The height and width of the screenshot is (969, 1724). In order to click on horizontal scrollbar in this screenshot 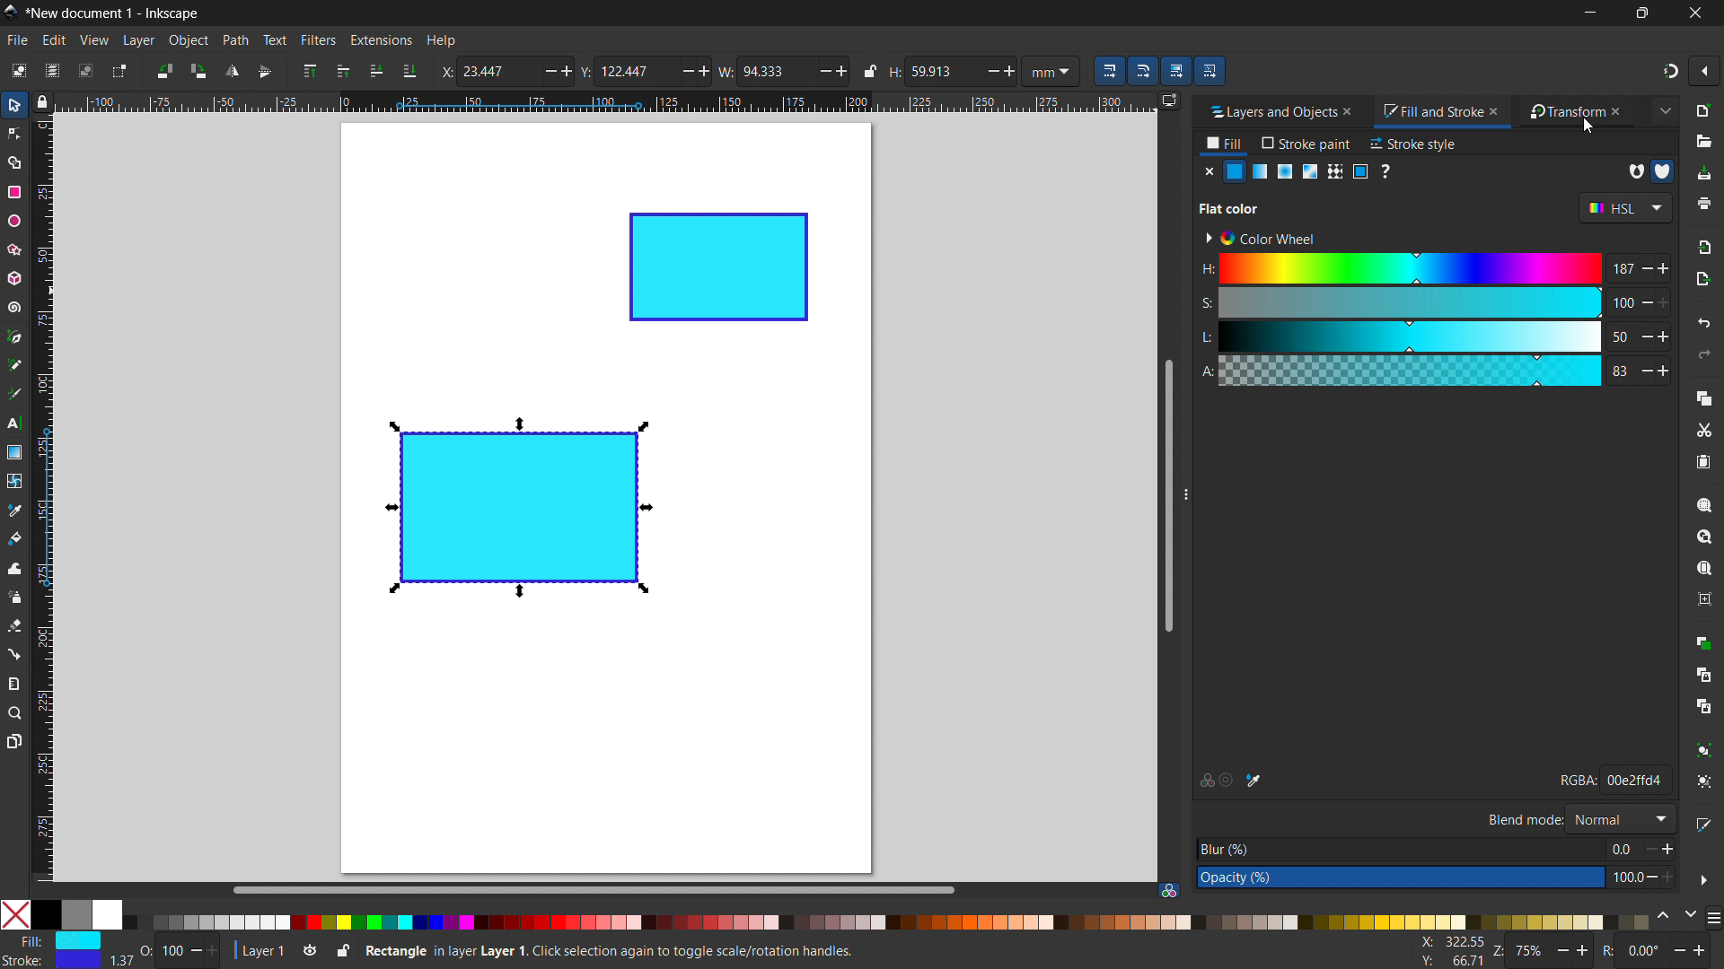, I will do `click(591, 889)`.